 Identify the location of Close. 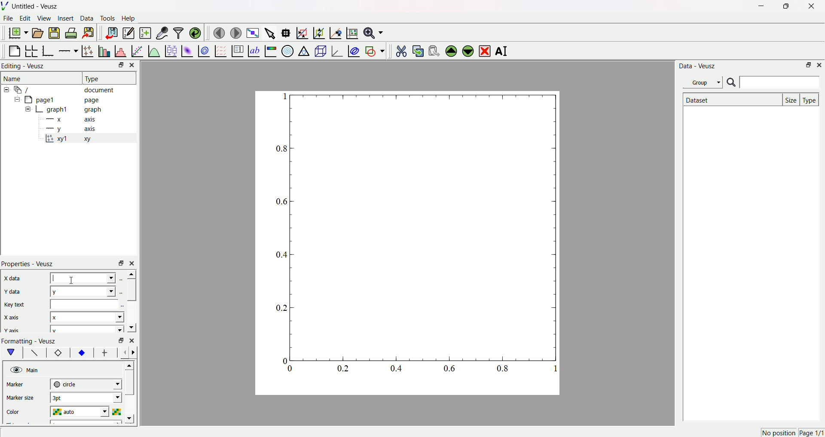
(820, 65).